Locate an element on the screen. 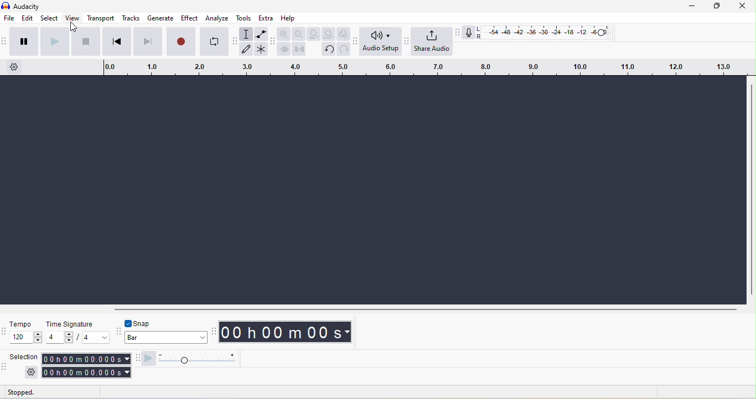 This screenshot has width=756, height=399. record is located at coordinates (180, 41).